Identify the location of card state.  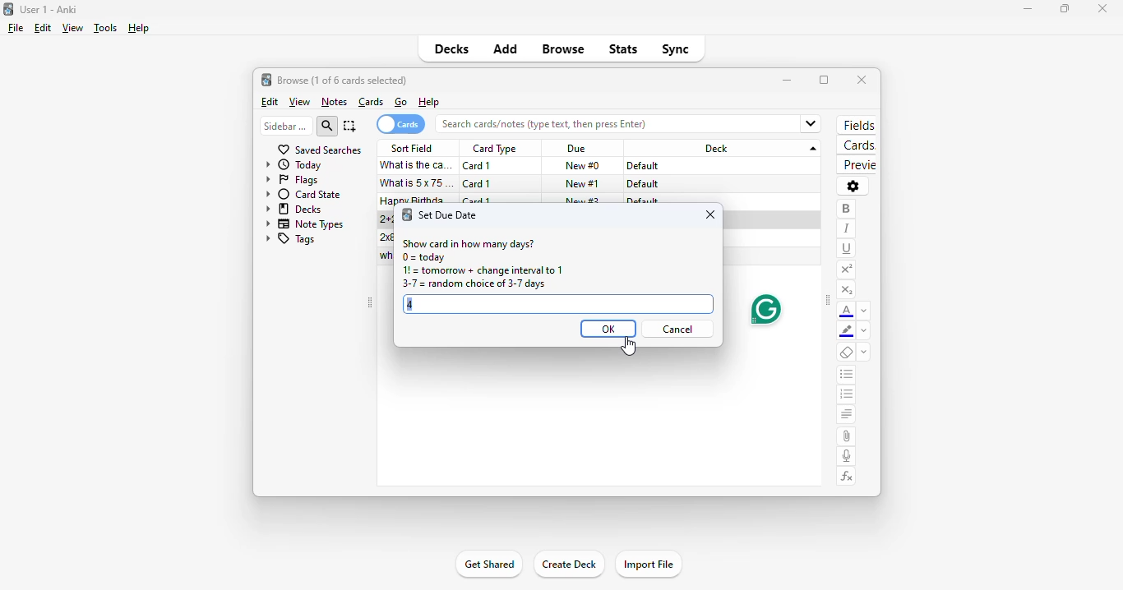
(303, 194).